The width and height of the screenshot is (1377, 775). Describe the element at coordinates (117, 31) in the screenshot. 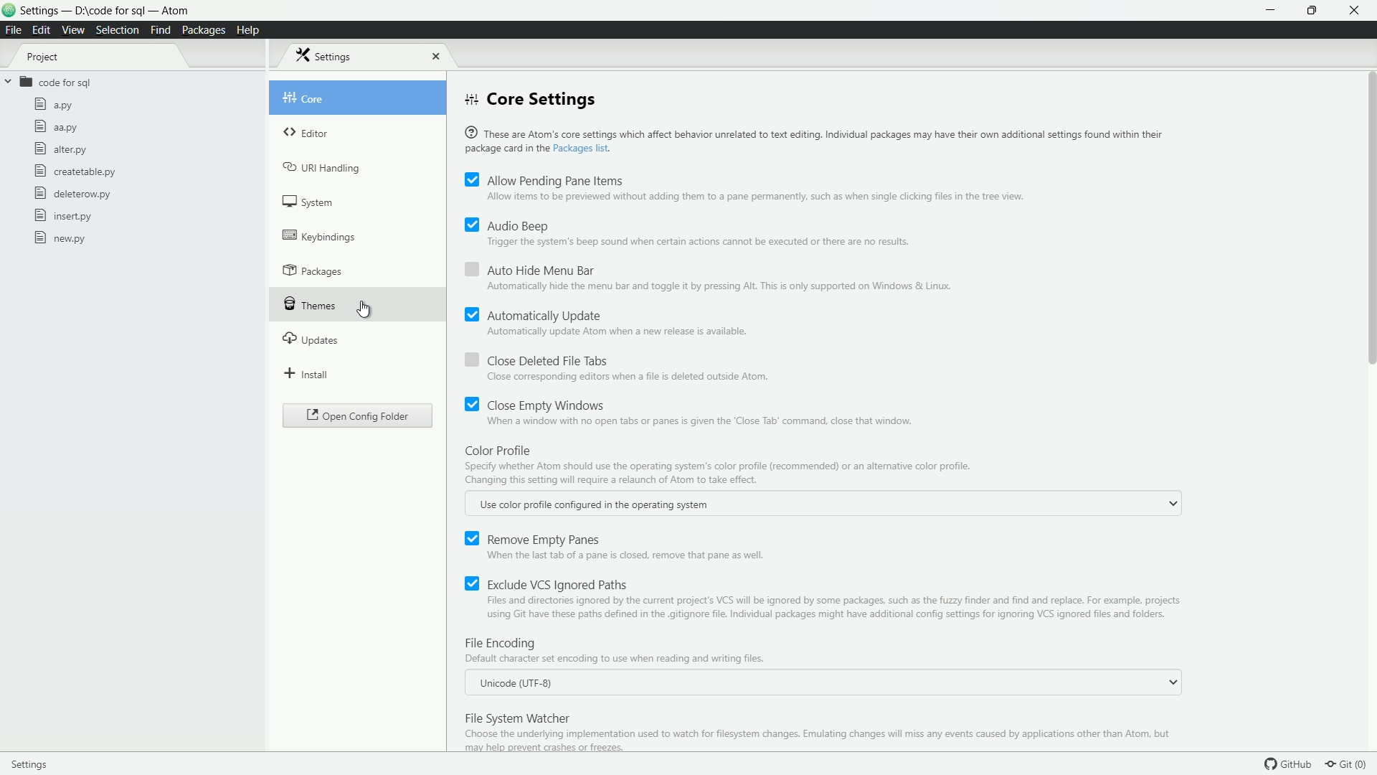

I see `selection menu` at that location.